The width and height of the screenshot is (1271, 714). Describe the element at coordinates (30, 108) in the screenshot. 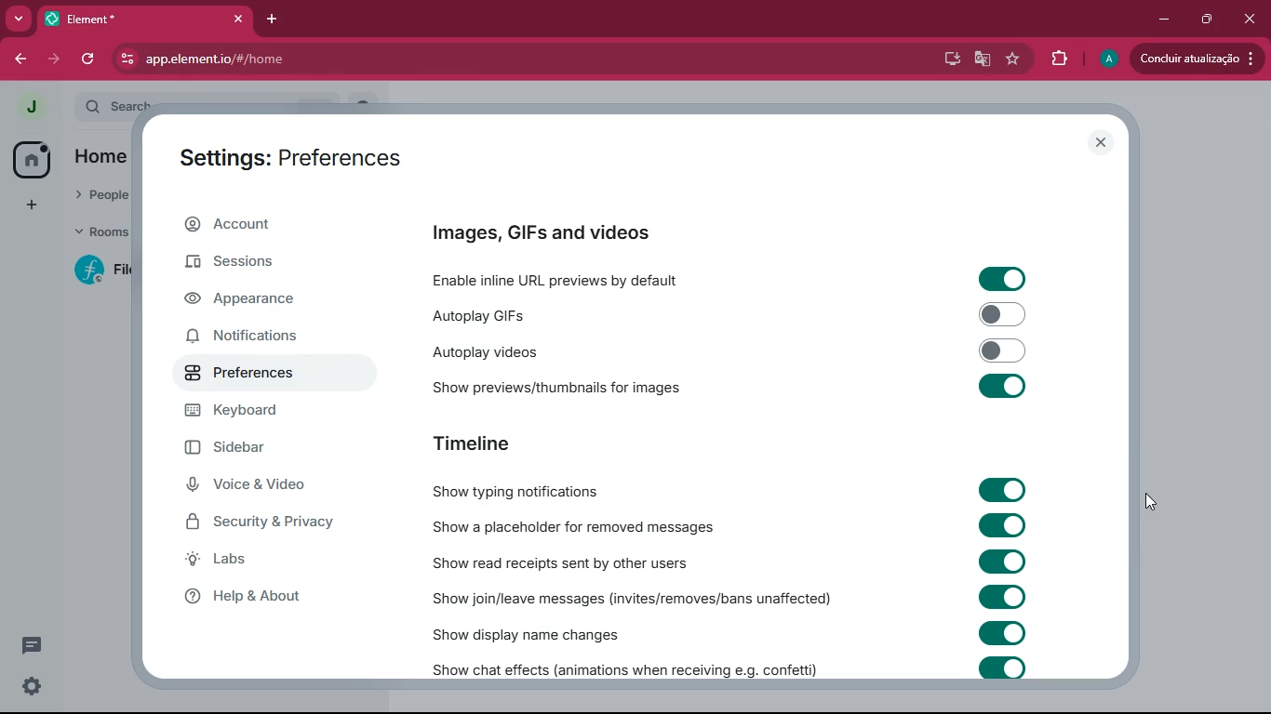

I see `profile picture` at that location.